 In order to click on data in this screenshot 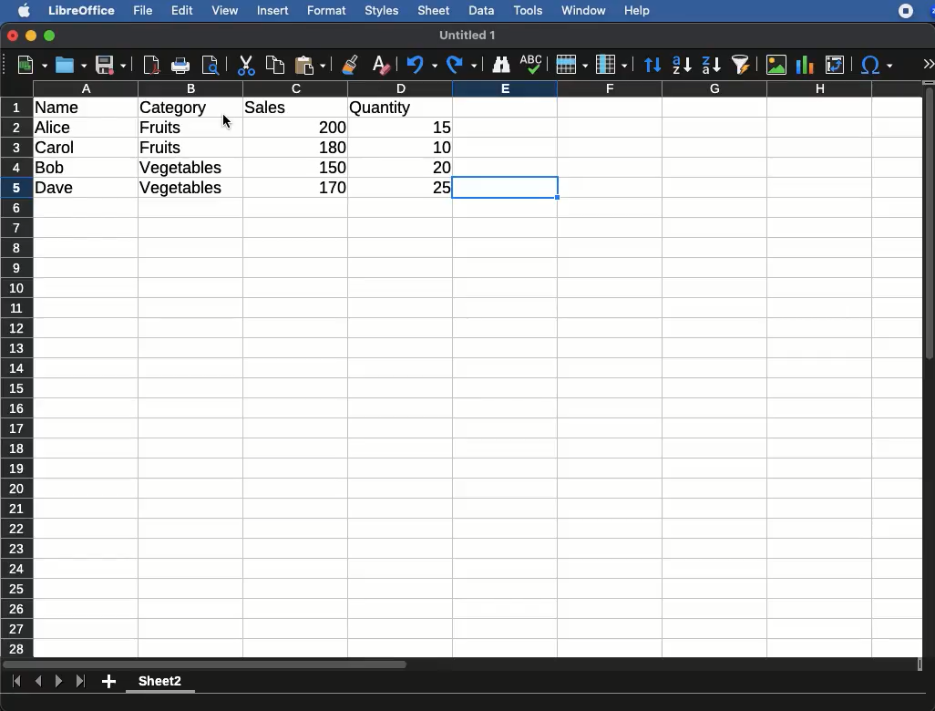, I will do `click(481, 8)`.